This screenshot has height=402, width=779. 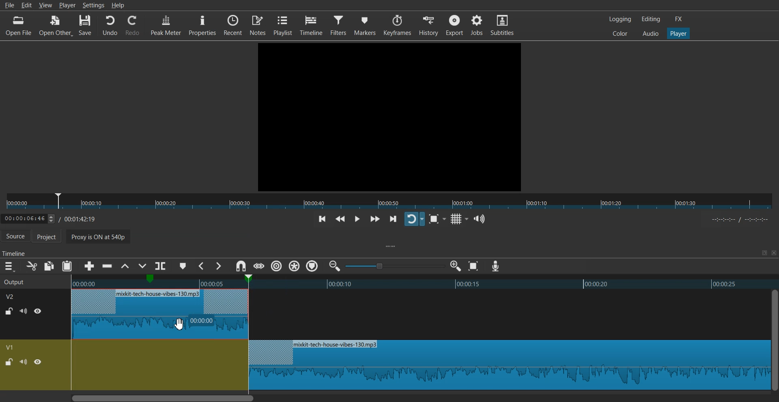 What do you see at coordinates (14, 296) in the screenshot?
I see `V2` at bounding box center [14, 296].